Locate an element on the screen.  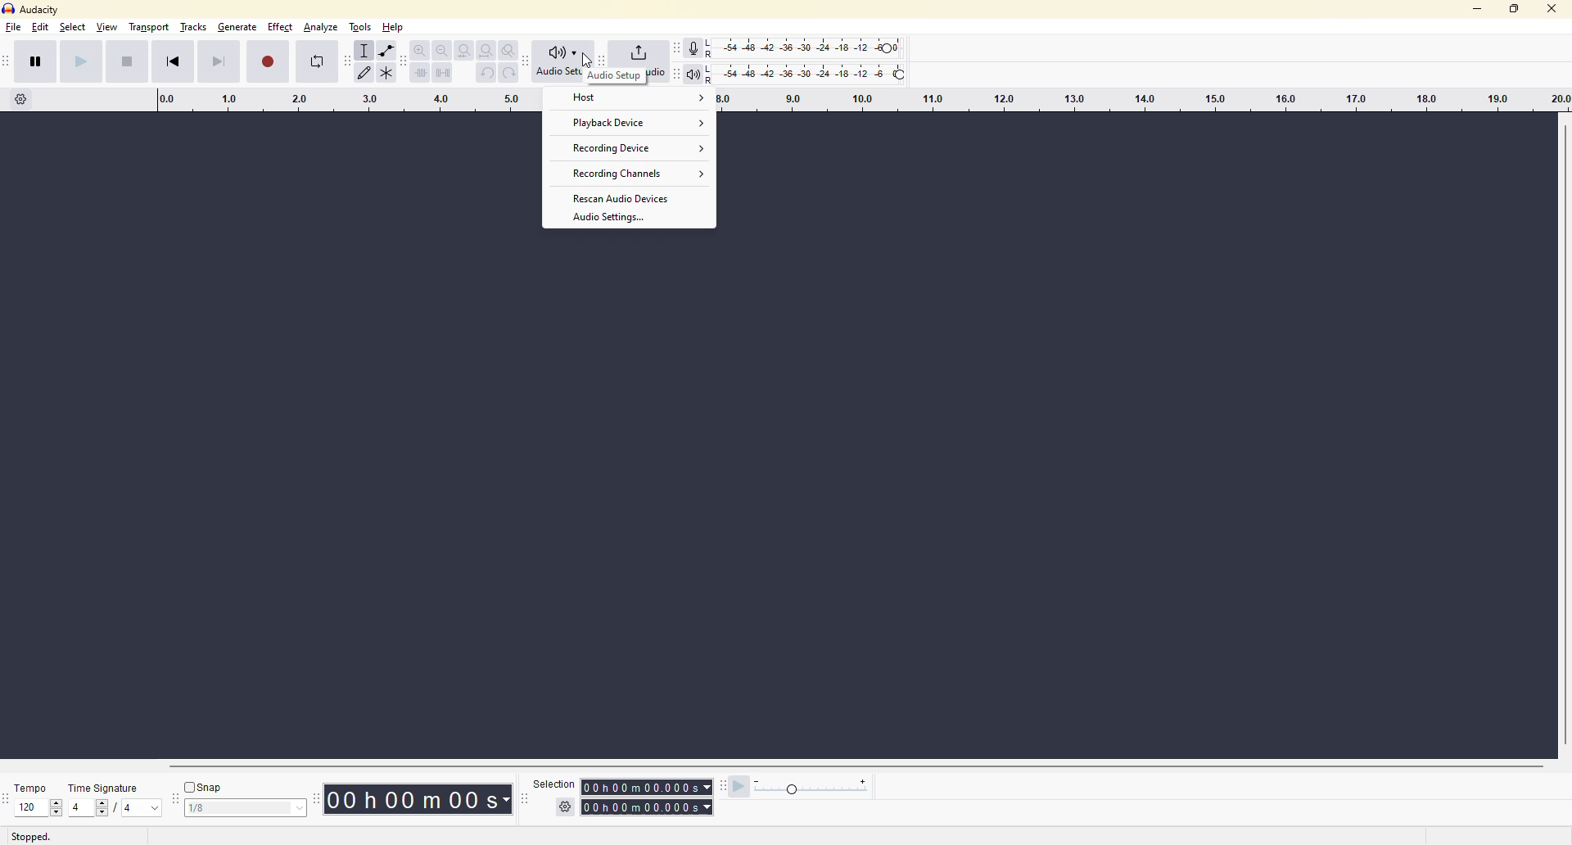
Audio Setup is located at coordinates (617, 78).